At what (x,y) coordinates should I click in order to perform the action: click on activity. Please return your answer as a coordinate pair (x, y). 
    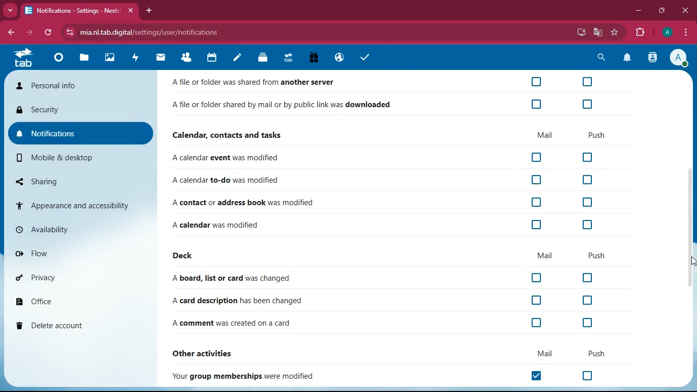
    Looking at the image, I should click on (653, 57).